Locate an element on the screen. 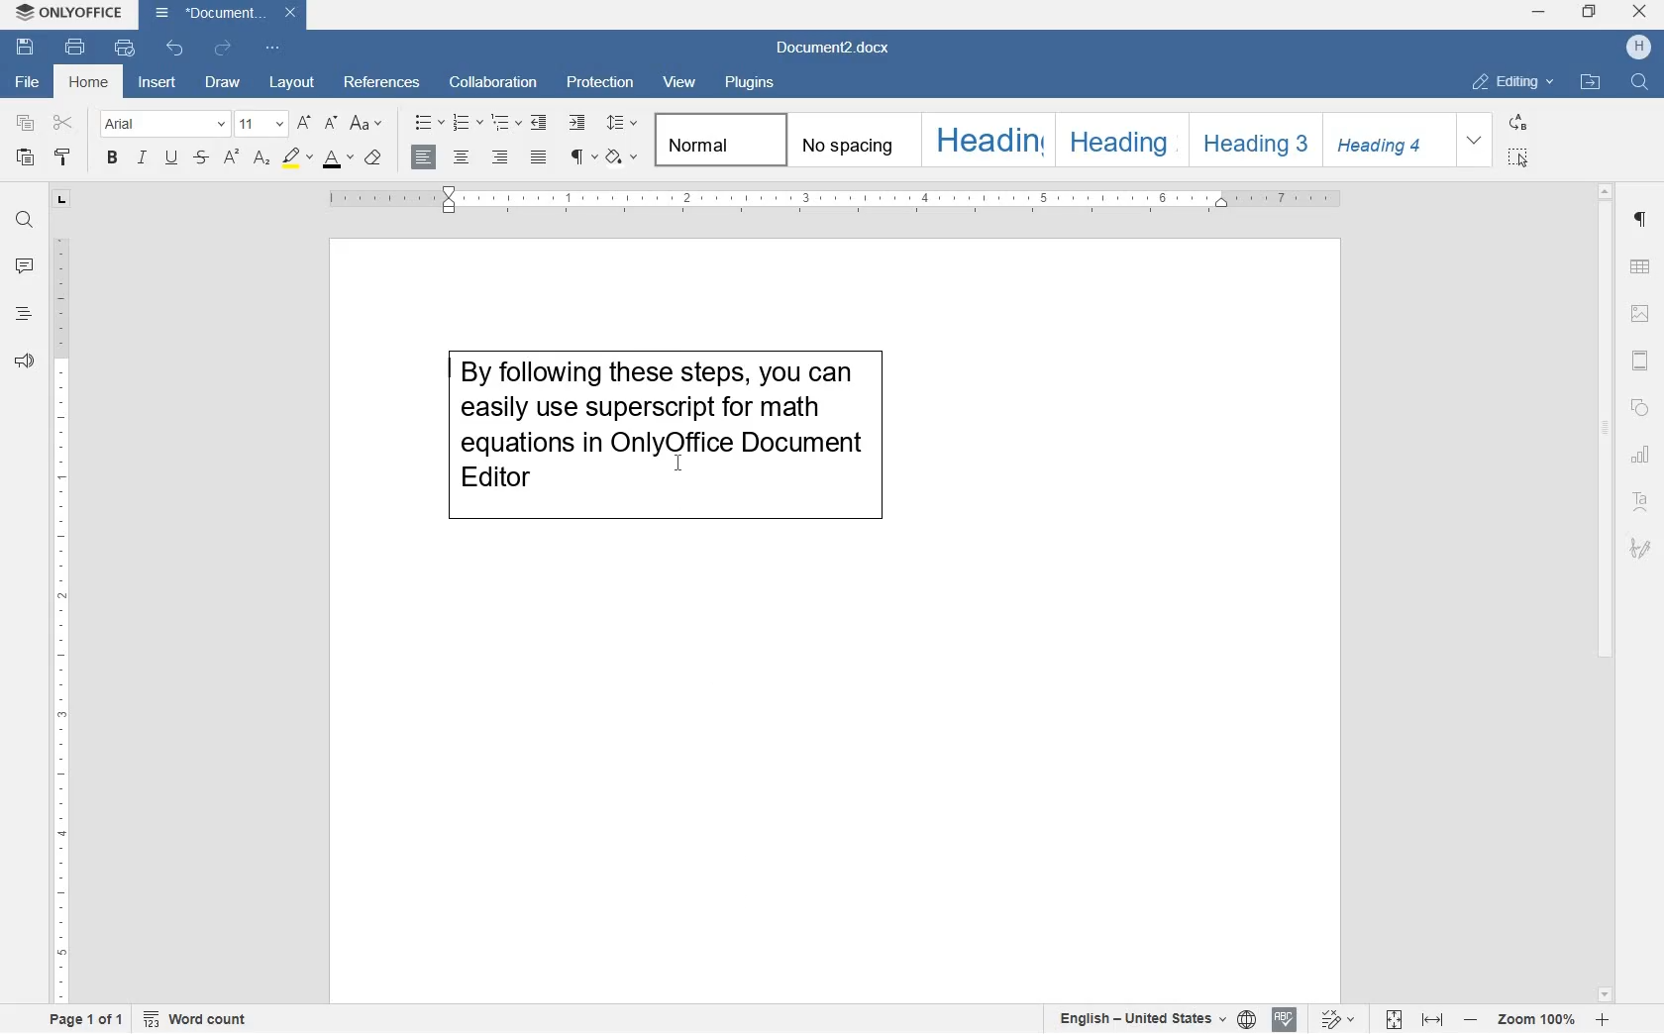 This screenshot has width=1664, height=1034. signatur is located at coordinates (1640, 551).